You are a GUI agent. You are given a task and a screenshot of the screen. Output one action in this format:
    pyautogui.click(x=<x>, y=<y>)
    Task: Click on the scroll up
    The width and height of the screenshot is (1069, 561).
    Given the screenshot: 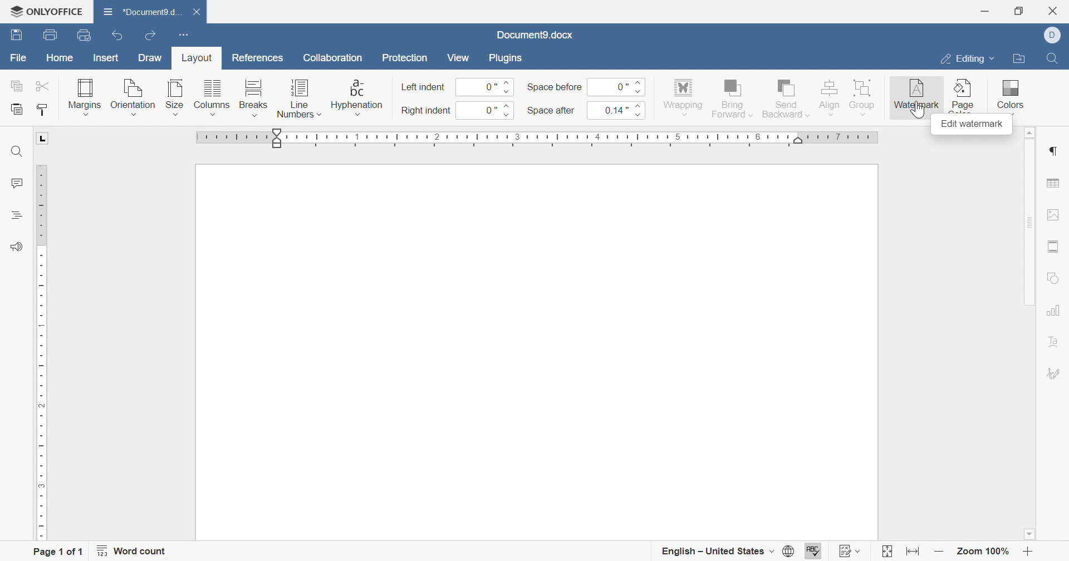 What is the action you would take?
    pyautogui.click(x=1026, y=132)
    